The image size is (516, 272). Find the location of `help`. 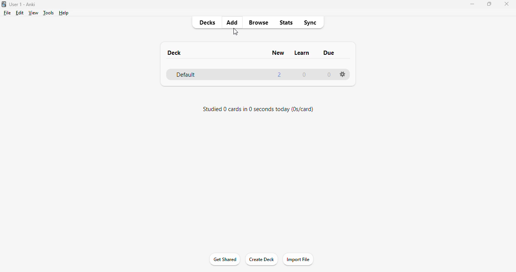

help is located at coordinates (64, 13).